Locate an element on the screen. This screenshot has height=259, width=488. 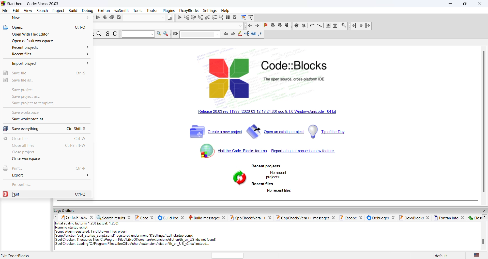
close is located at coordinates (333, 218).